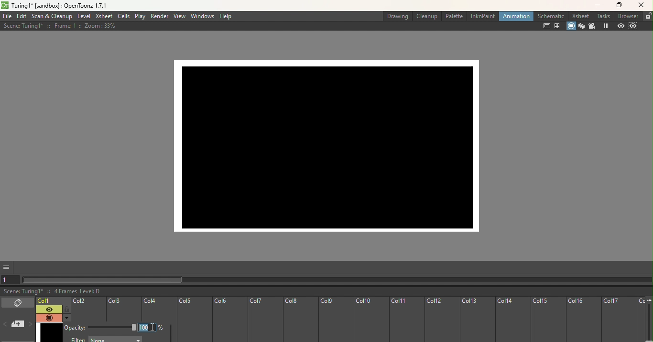 The height and width of the screenshot is (342, 653). I want to click on Col14, so click(512, 320).